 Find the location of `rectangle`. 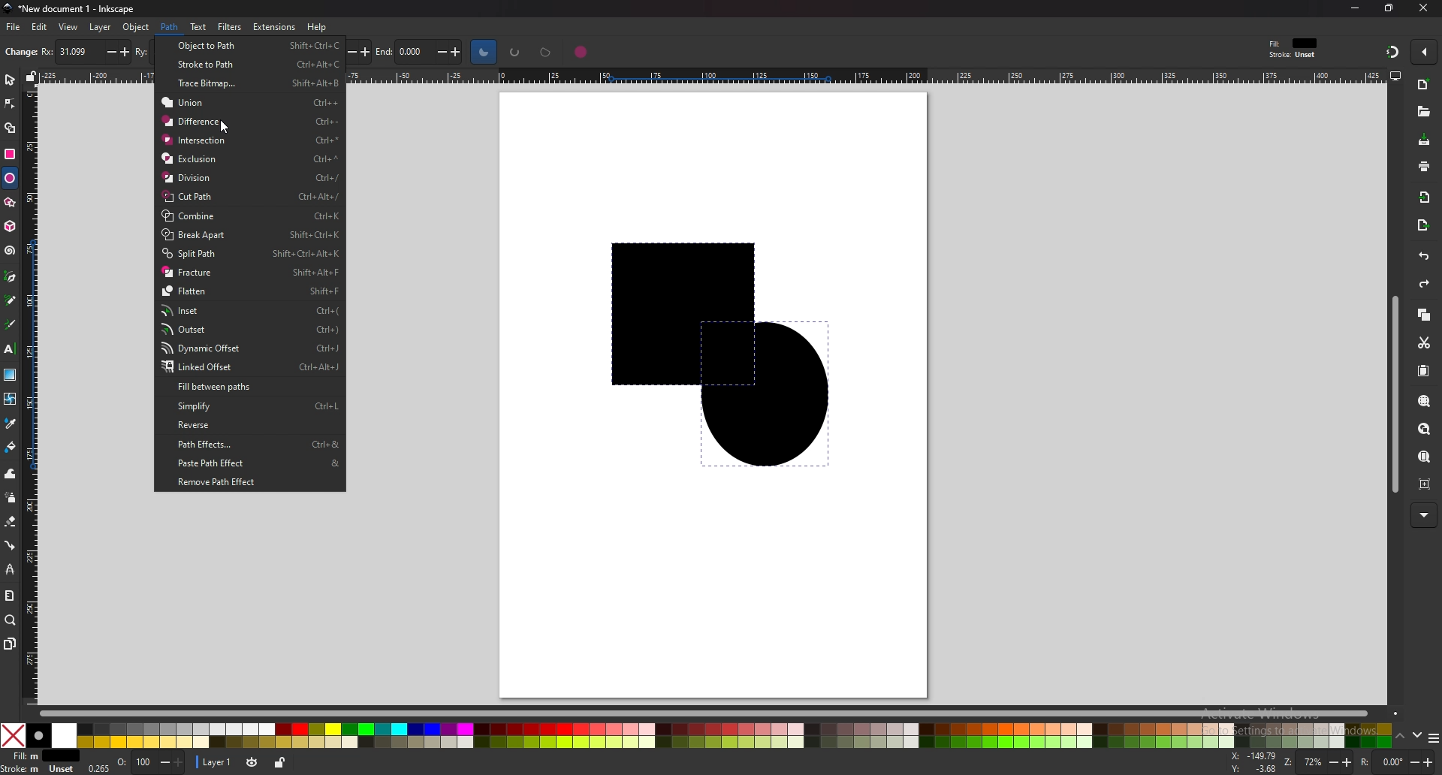

rectangle is located at coordinates (11, 152).